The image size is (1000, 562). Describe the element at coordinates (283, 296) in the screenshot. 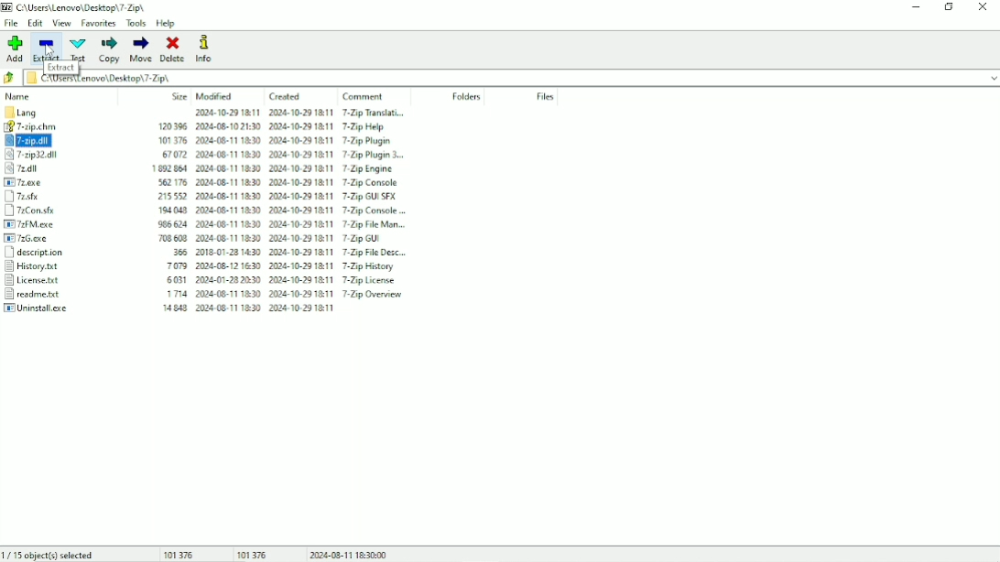

I see `104 006-08-1N1EN 26-00-9121 7~Lp Overview` at that location.